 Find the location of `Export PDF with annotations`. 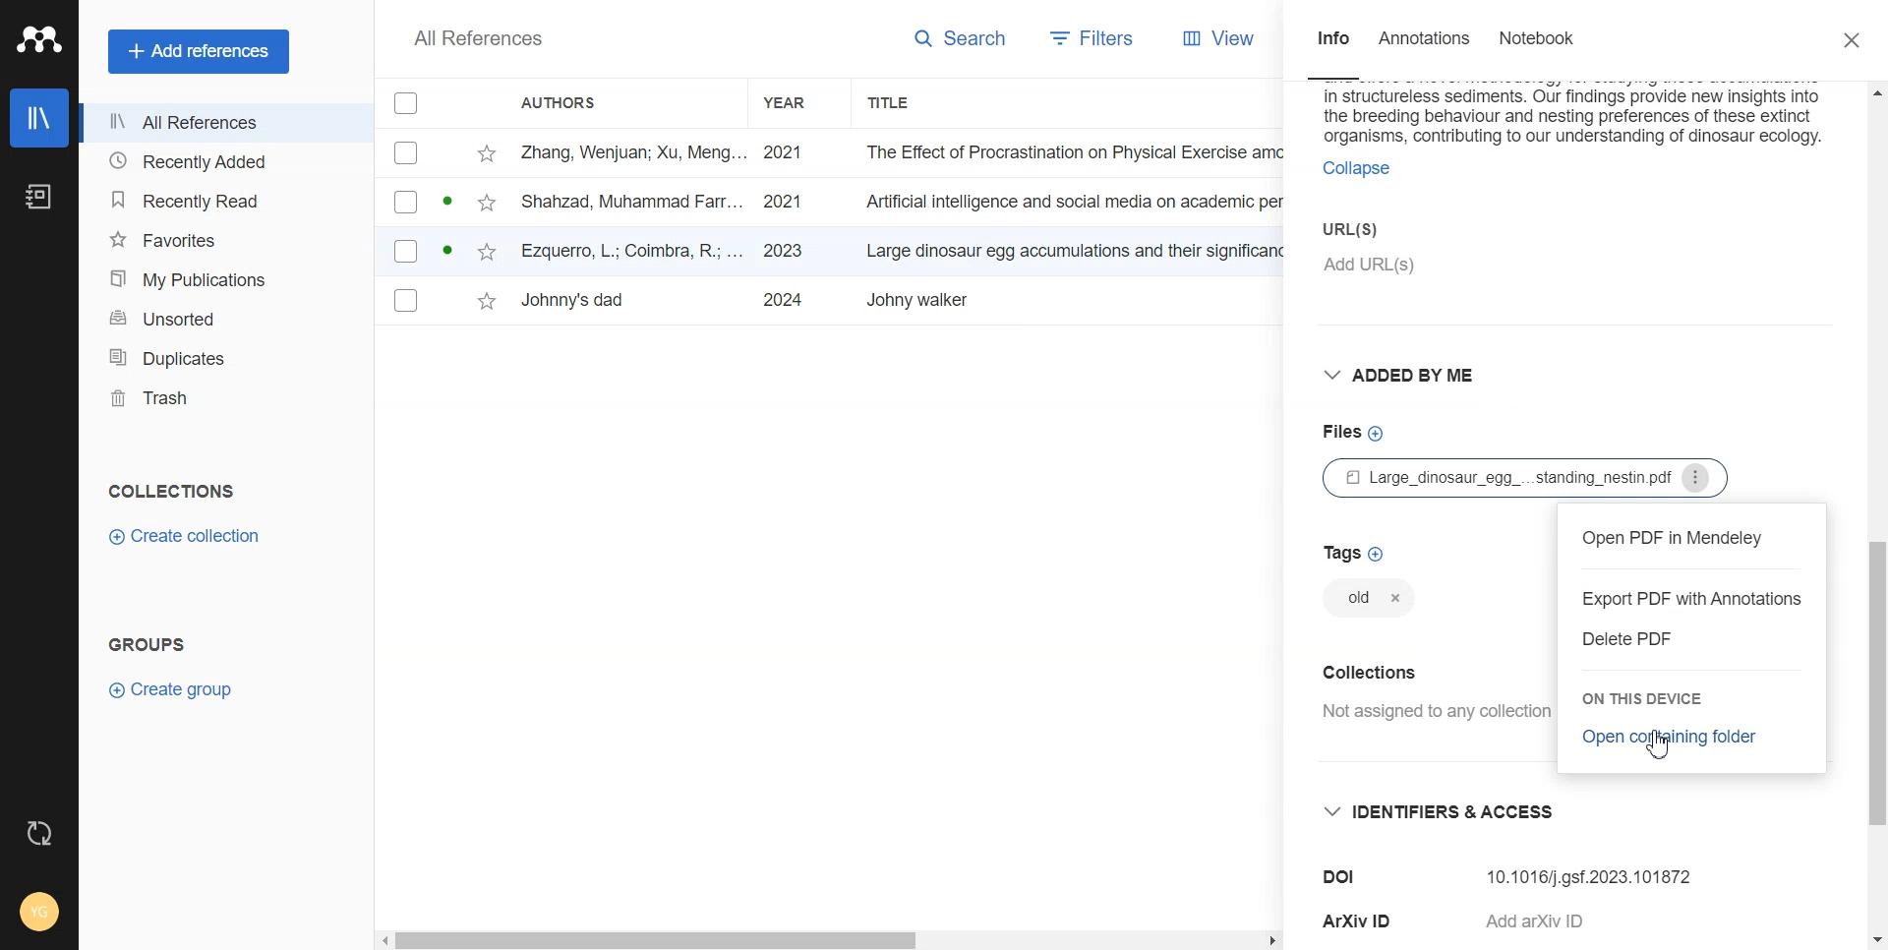

Export PDF with annotations is located at coordinates (1693, 599).